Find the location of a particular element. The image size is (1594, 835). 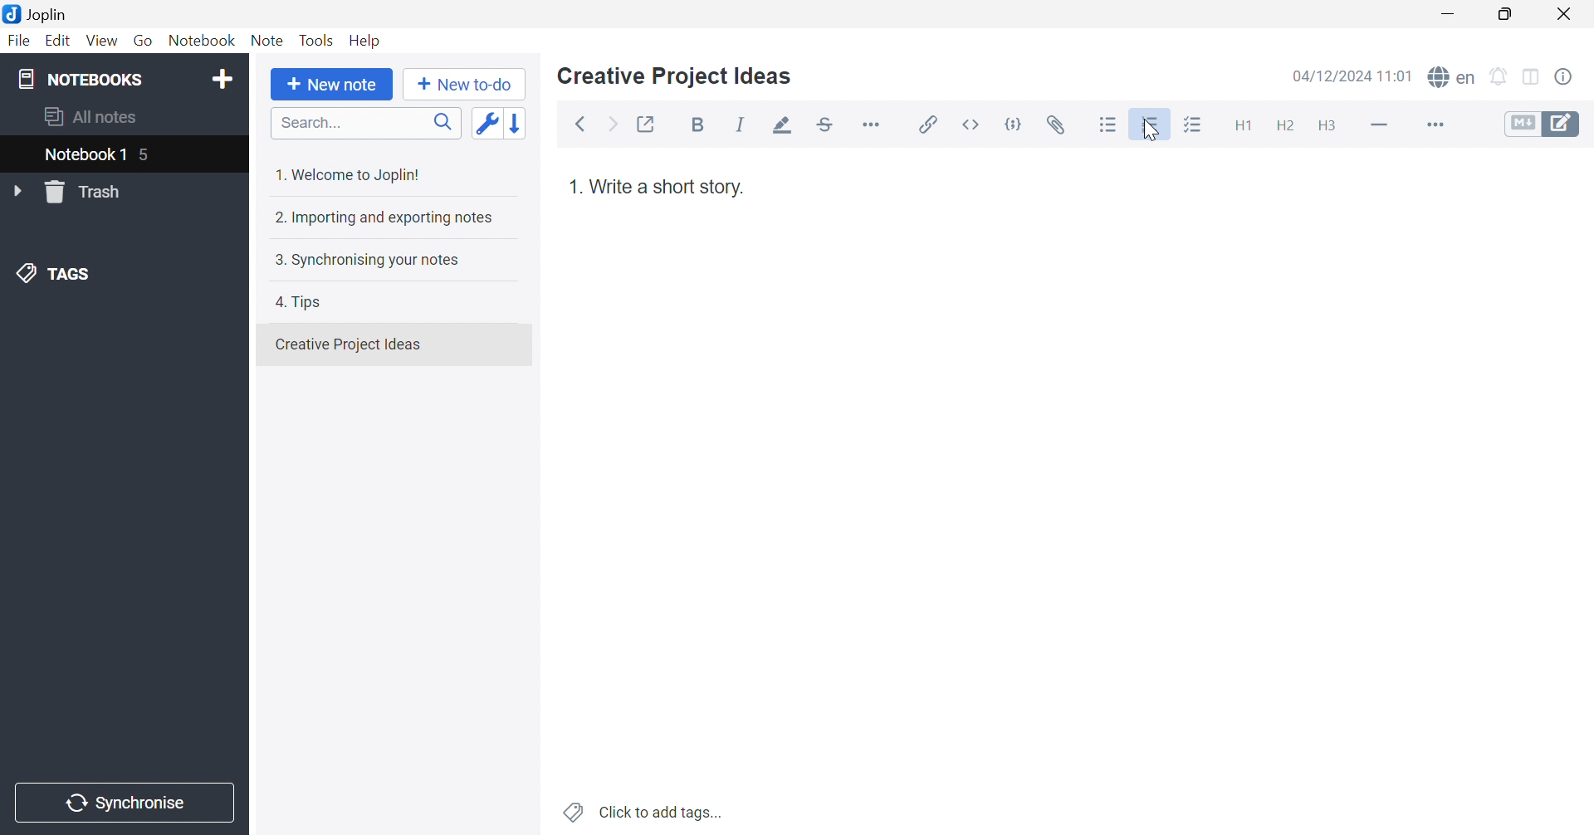

04/12/2024 is located at coordinates (1349, 76).